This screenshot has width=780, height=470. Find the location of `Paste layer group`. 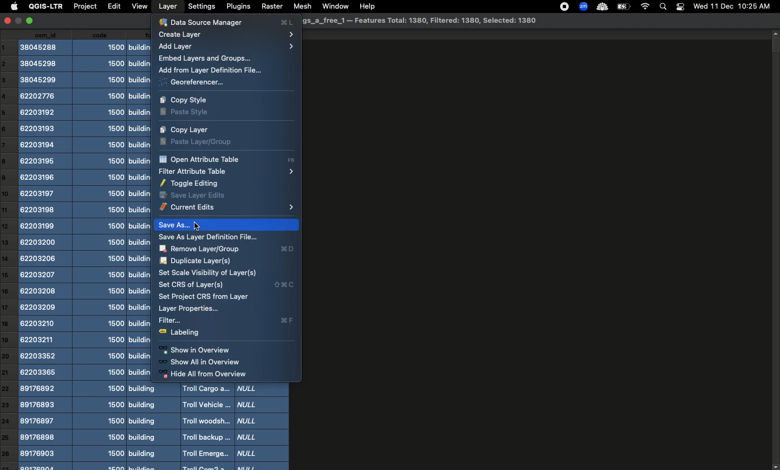

Paste layer group is located at coordinates (200, 141).